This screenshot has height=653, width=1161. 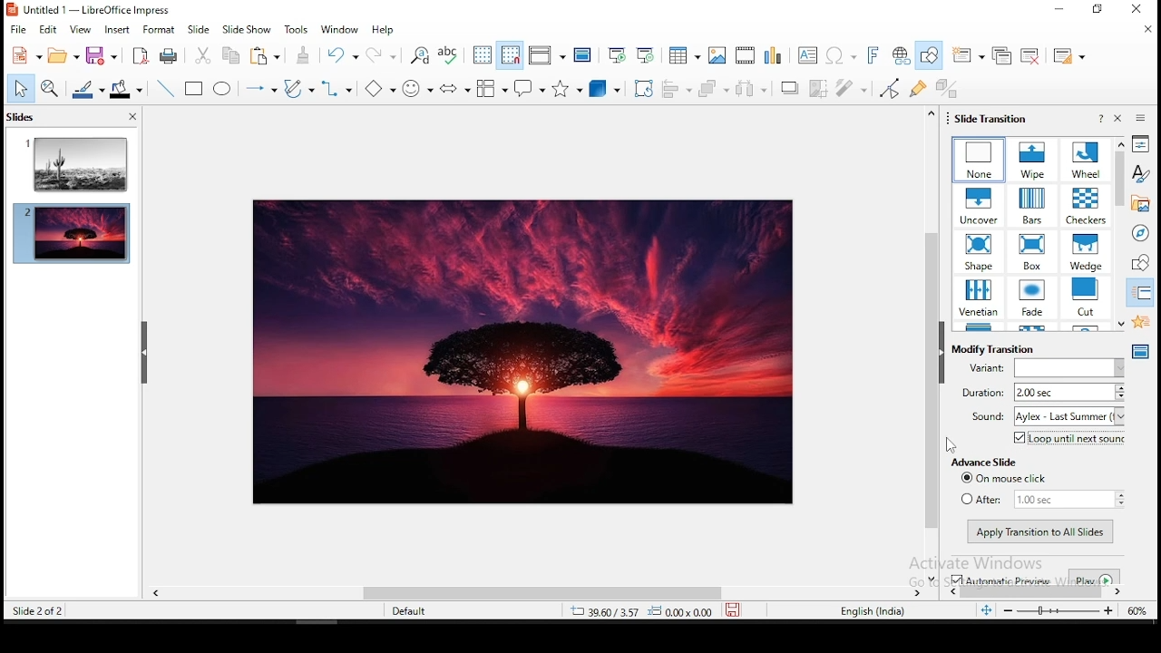 What do you see at coordinates (195, 89) in the screenshot?
I see `rectangle` at bounding box center [195, 89].